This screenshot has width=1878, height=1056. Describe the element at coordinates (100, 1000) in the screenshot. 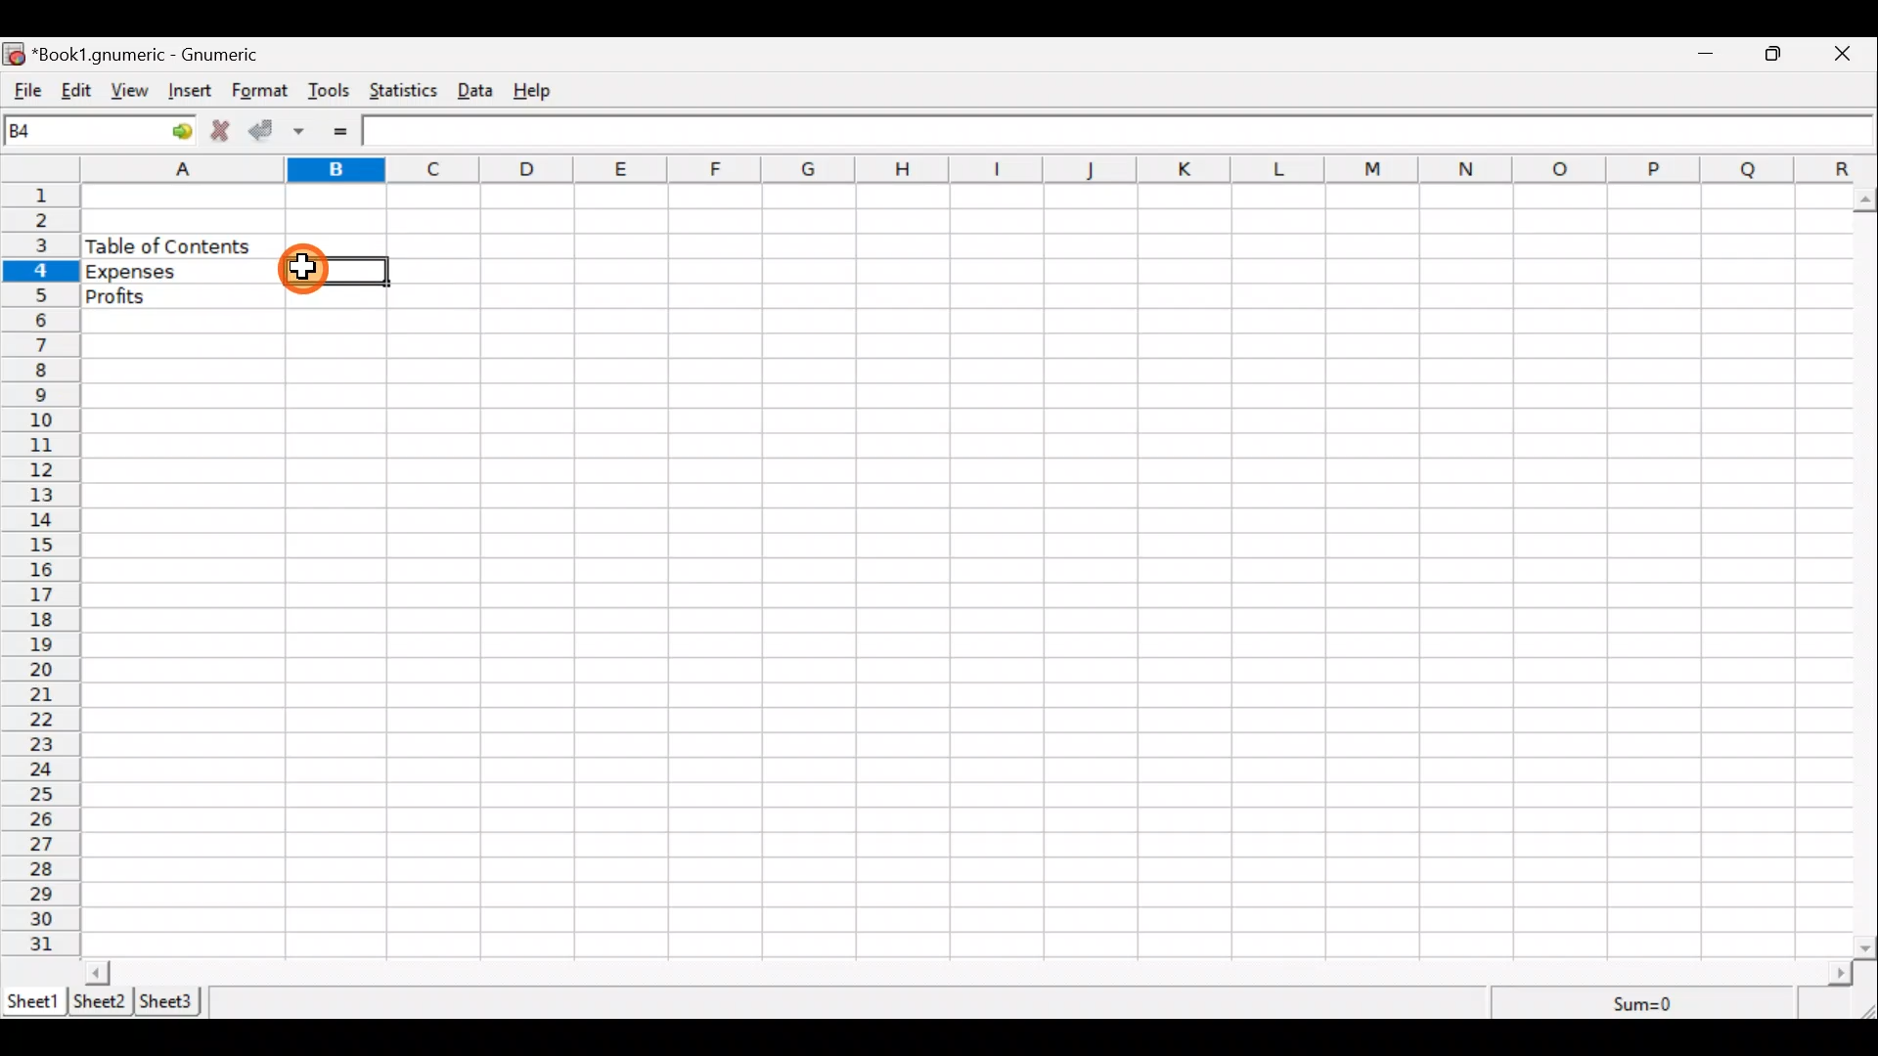

I see `Sheet 2` at that location.